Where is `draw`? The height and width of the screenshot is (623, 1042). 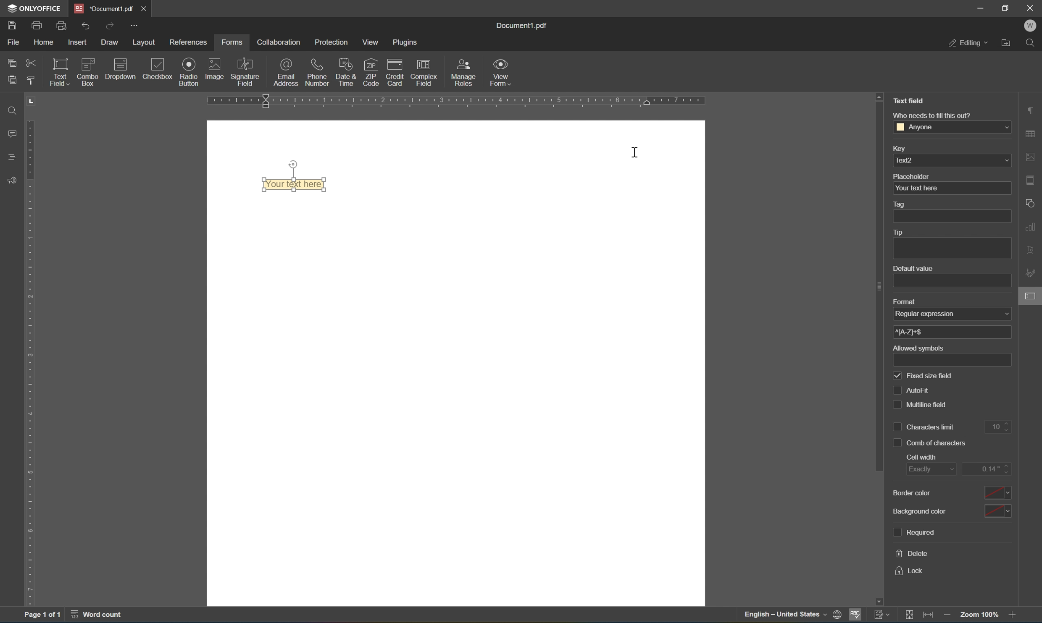 draw is located at coordinates (111, 43).